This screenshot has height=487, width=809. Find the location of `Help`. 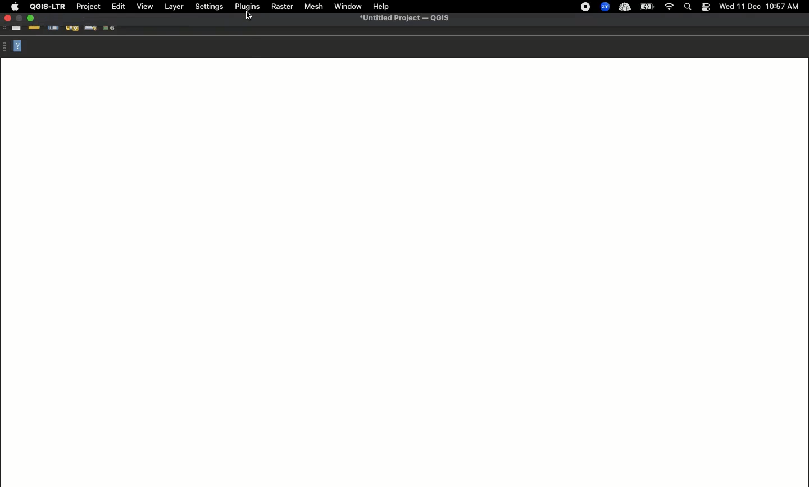

Help is located at coordinates (17, 47).